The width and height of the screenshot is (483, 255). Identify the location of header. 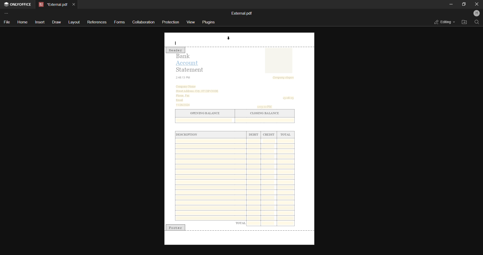
(176, 51).